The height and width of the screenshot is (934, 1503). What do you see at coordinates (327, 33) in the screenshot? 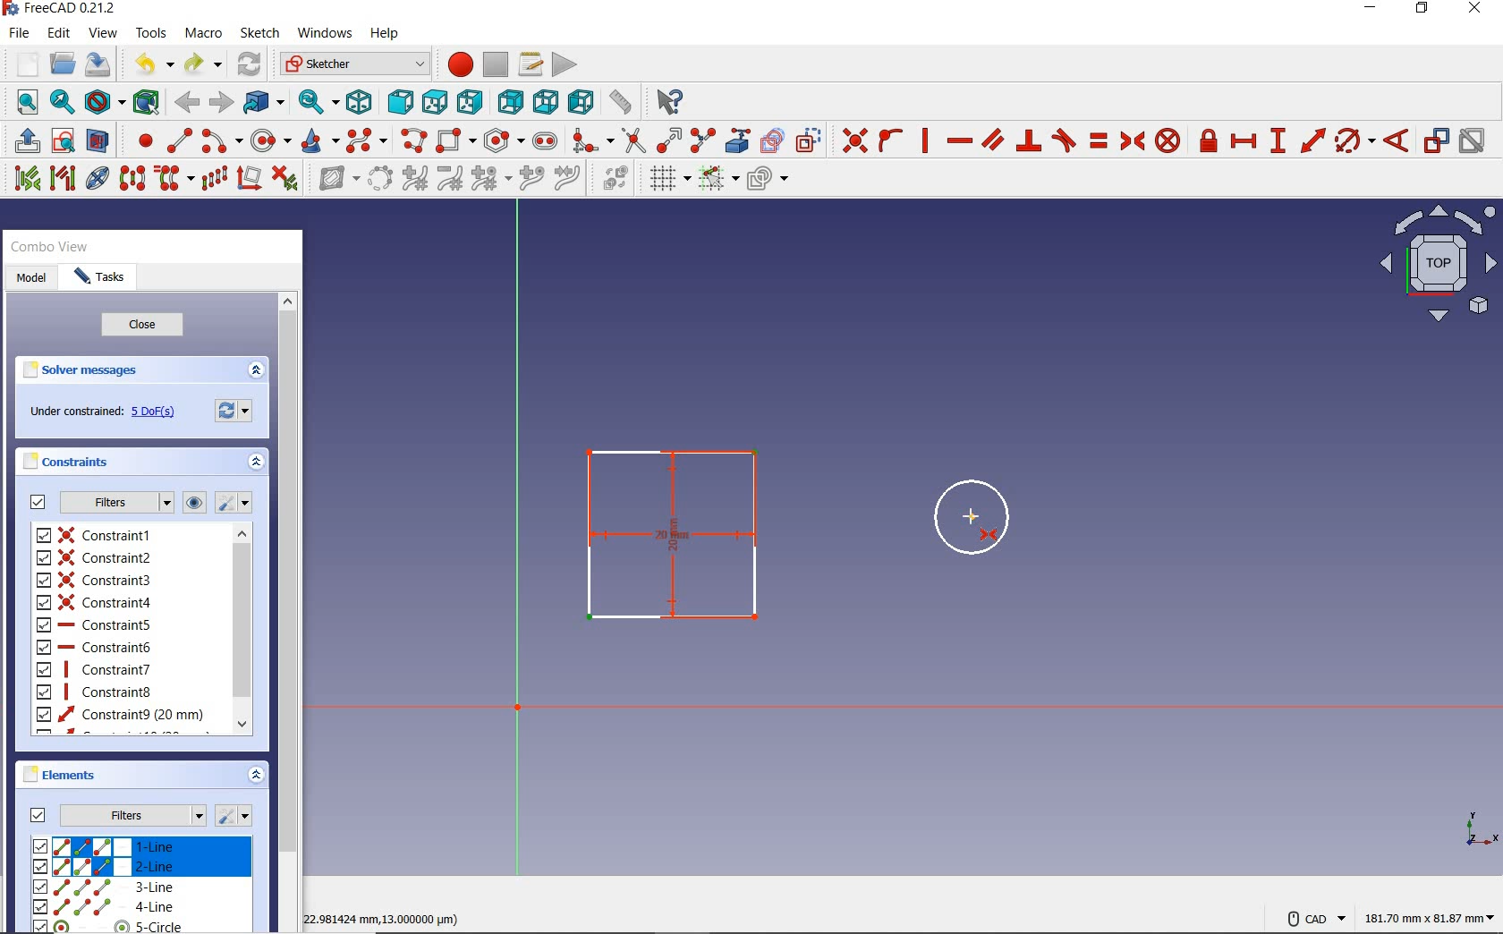
I see `windows` at bounding box center [327, 33].